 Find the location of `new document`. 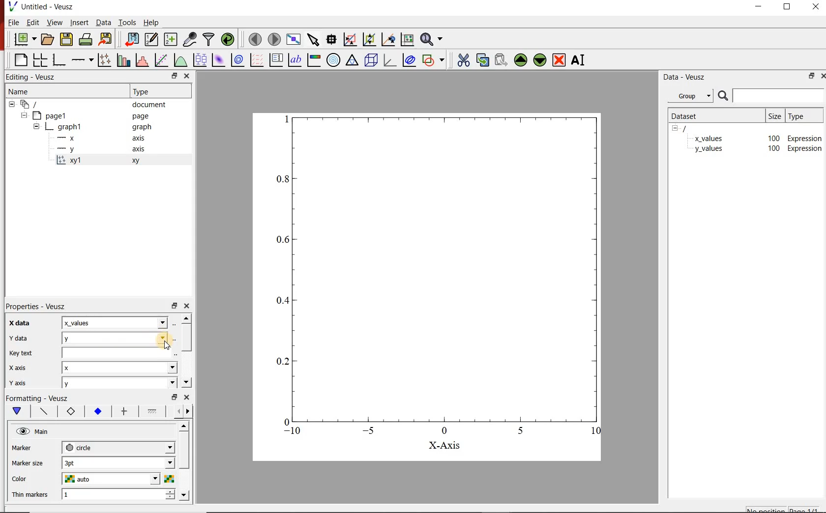

new document is located at coordinates (25, 38).